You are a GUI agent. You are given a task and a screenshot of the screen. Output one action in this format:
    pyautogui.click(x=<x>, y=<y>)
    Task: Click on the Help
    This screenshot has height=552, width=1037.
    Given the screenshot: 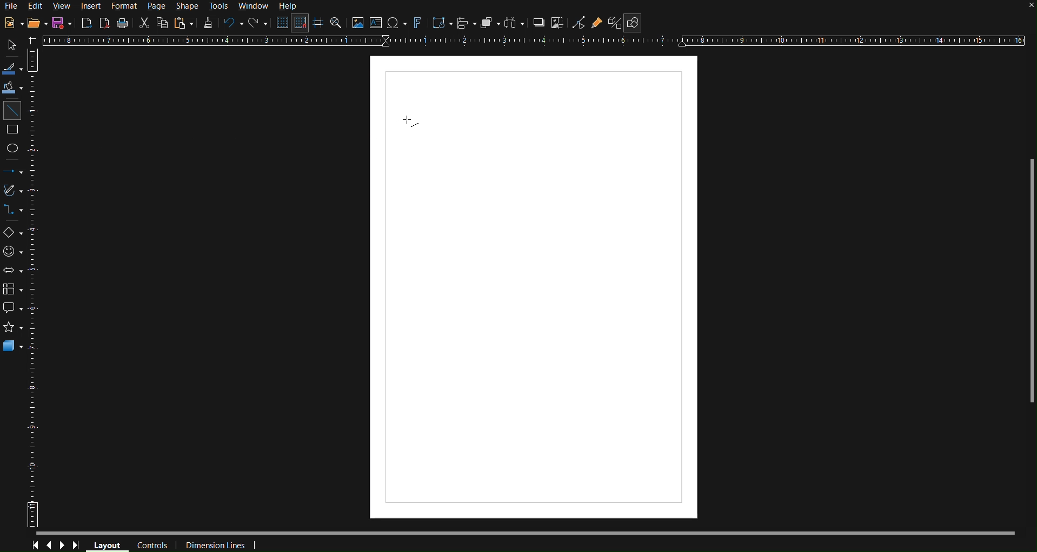 What is the action you would take?
    pyautogui.click(x=287, y=6)
    